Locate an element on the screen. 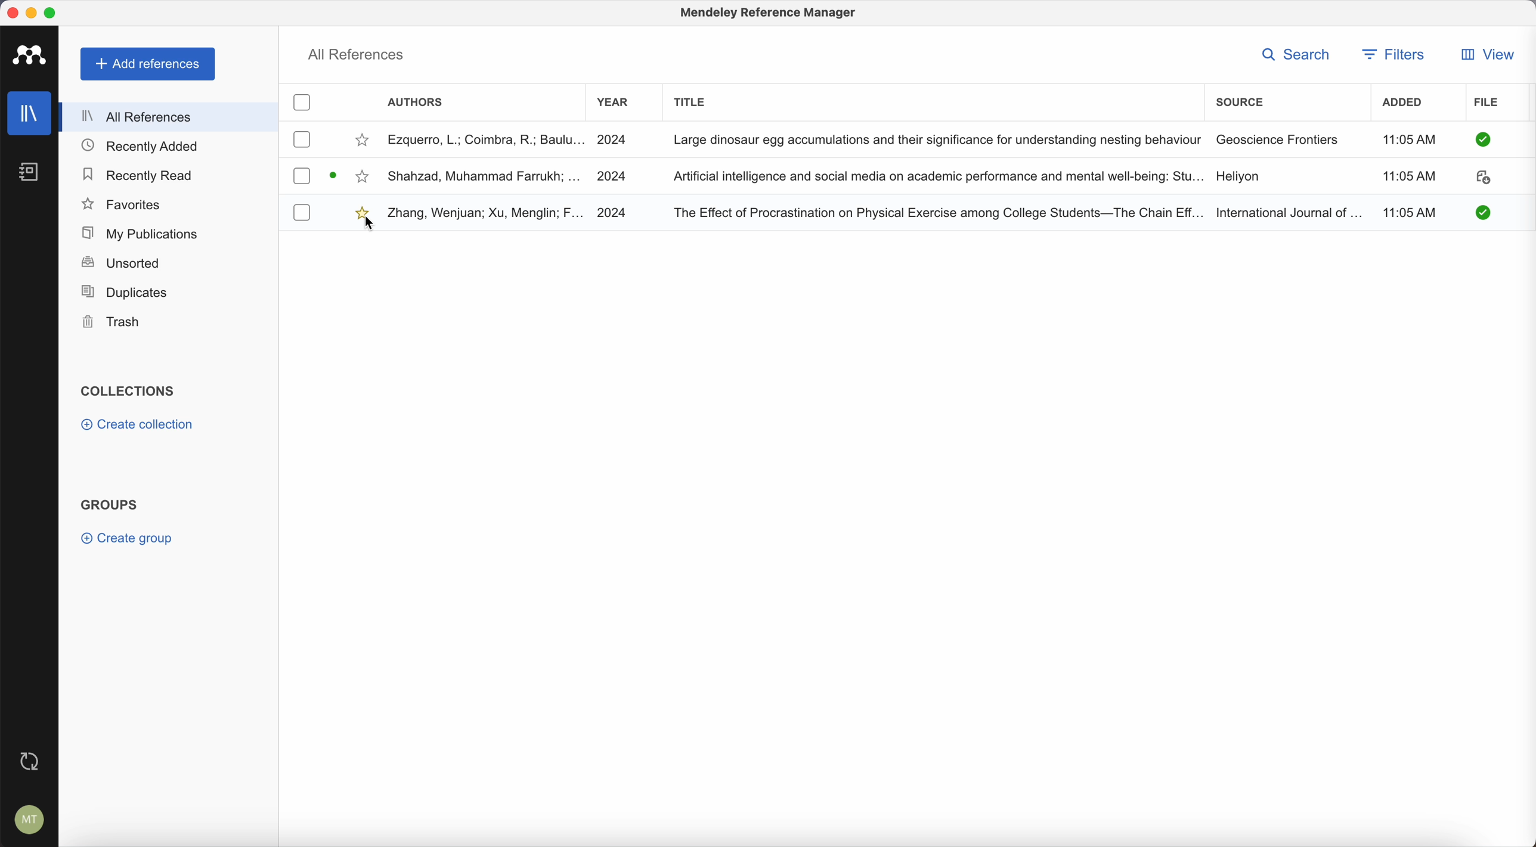 The image size is (1536, 847). minimize program is located at coordinates (32, 12).